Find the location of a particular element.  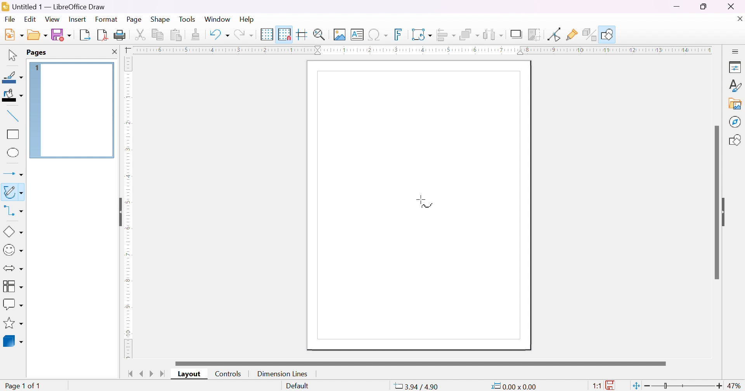

new is located at coordinates (14, 35).